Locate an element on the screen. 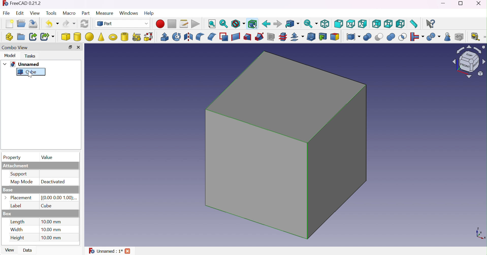 This screenshot has width=487, height=255. Cube is located at coordinates (66, 37).